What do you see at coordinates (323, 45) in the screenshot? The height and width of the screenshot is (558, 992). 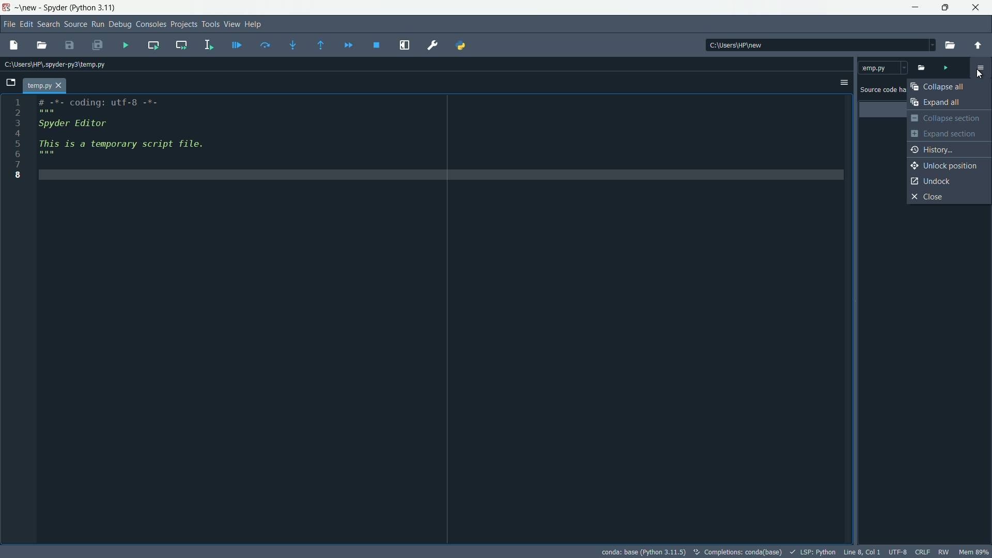 I see `continue execution until next function` at bounding box center [323, 45].